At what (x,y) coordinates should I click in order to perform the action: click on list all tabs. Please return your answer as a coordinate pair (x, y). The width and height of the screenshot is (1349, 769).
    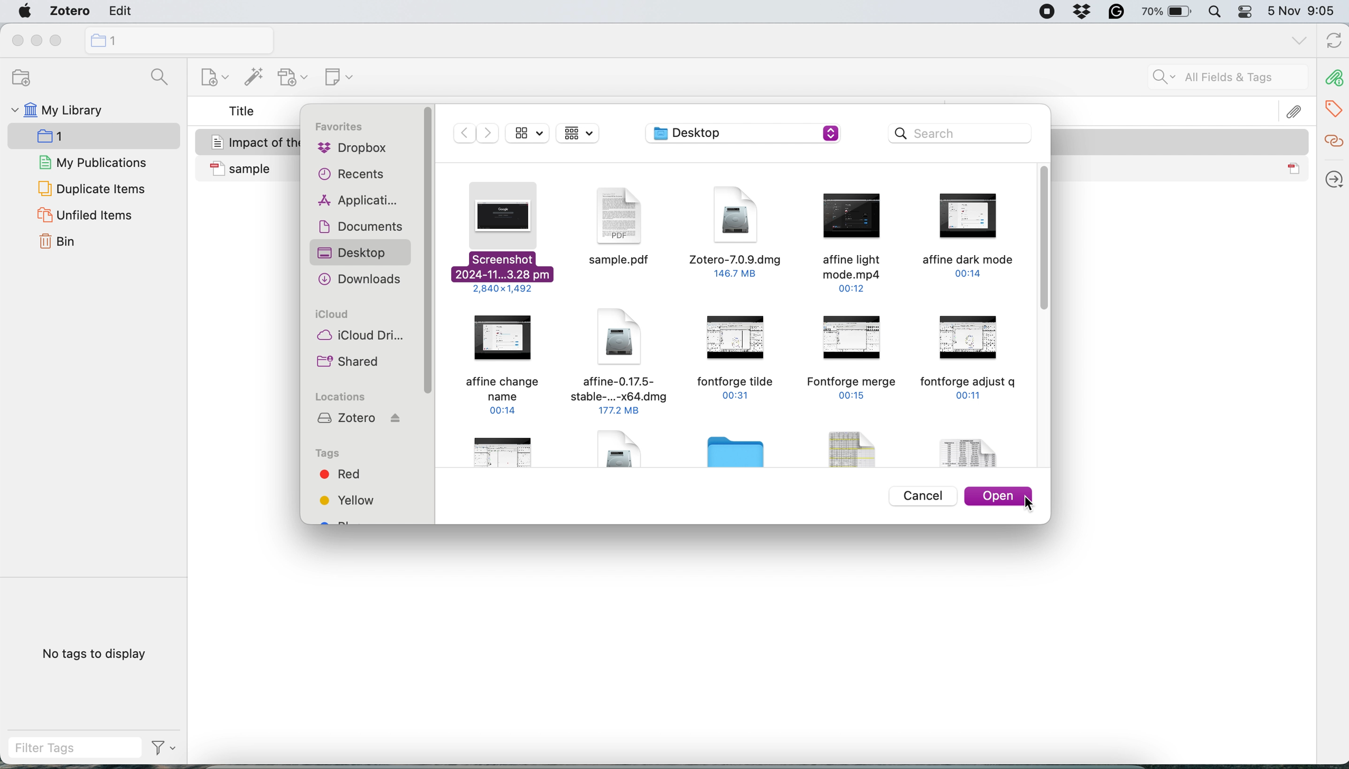
    Looking at the image, I should click on (1297, 41).